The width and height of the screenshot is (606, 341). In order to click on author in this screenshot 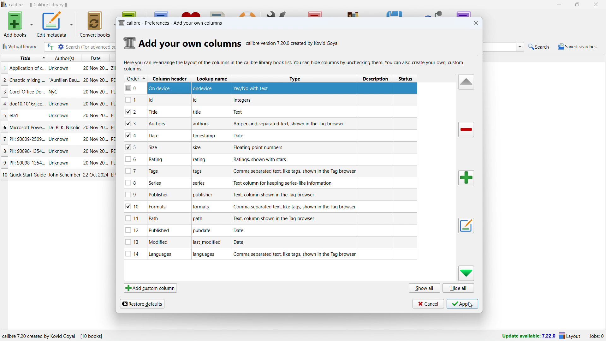, I will do `click(64, 128)`.